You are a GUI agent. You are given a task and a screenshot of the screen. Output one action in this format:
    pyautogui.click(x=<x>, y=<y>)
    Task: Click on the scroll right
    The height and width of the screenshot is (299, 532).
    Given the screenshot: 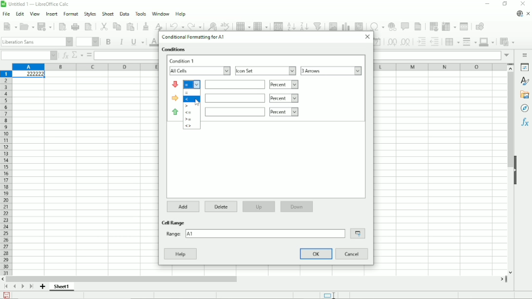 What is the action you would take?
    pyautogui.click(x=502, y=279)
    